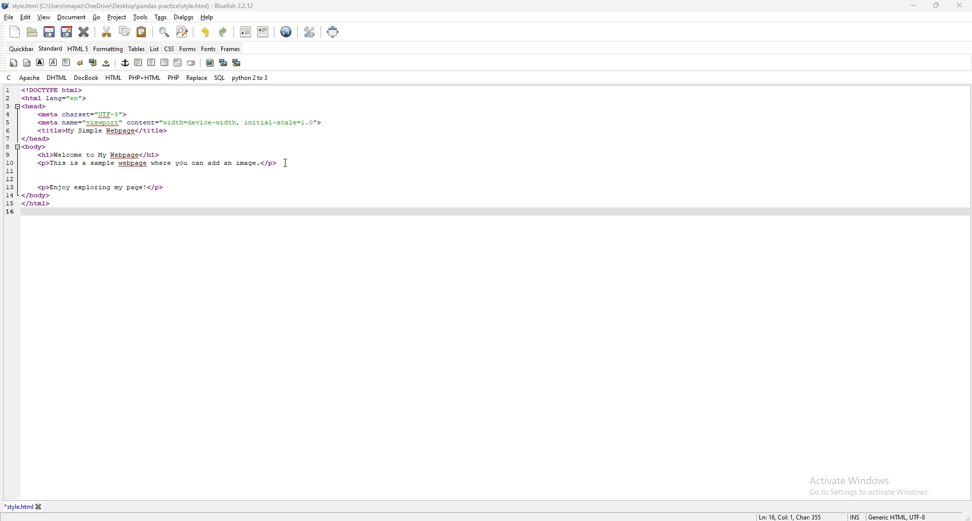 The width and height of the screenshot is (972, 521). Describe the element at coordinates (334, 31) in the screenshot. I see `full screen` at that location.